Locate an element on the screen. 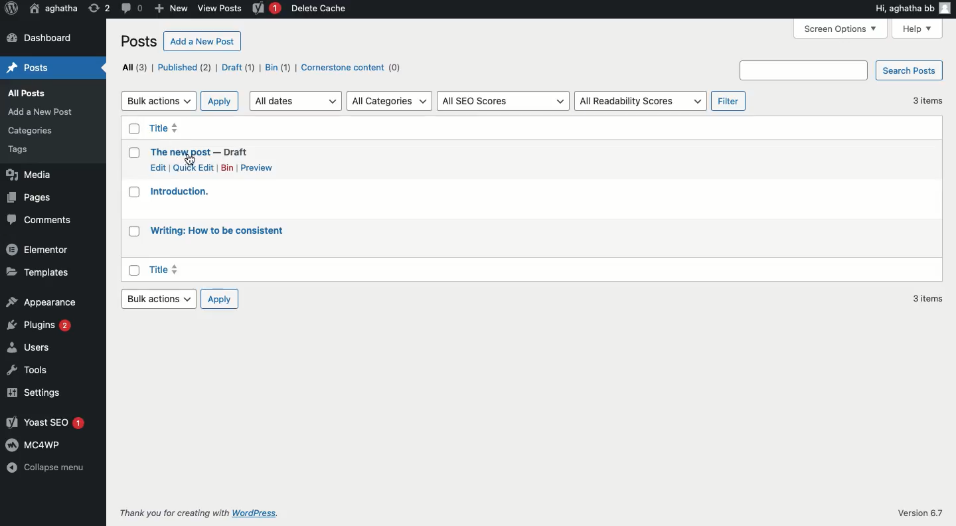 The image size is (956, 526). Cornerstone content is located at coordinates (351, 68).